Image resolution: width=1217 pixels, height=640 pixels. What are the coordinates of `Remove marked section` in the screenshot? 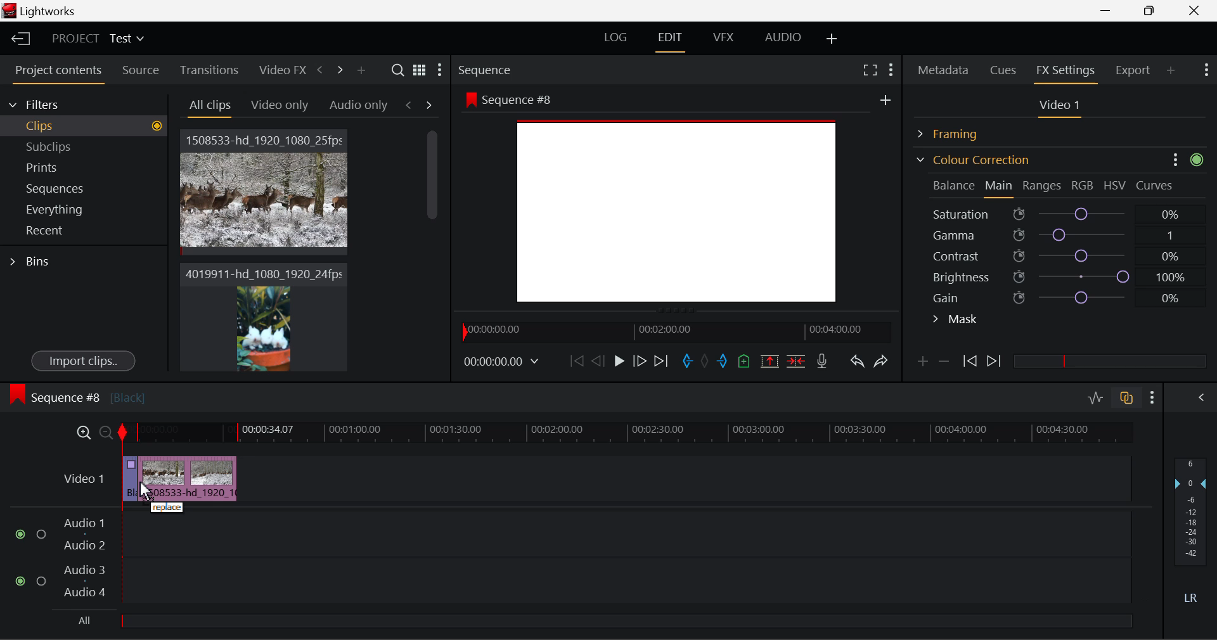 It's located at (769, 360).